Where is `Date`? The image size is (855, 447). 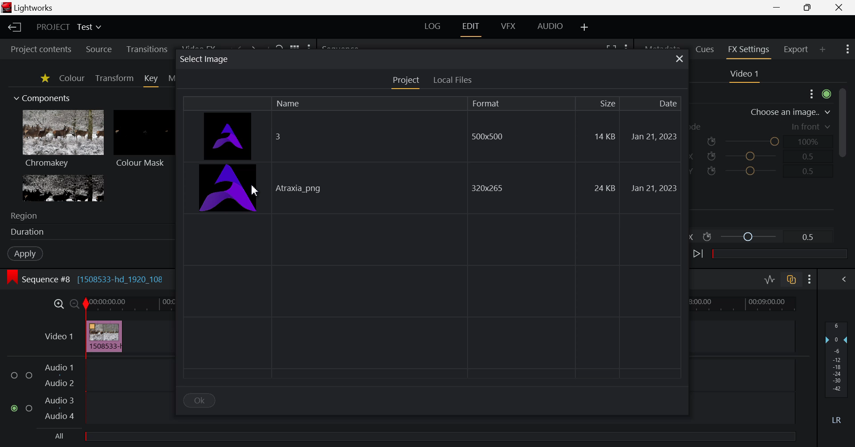
Date is located at coordinates (668, 104).